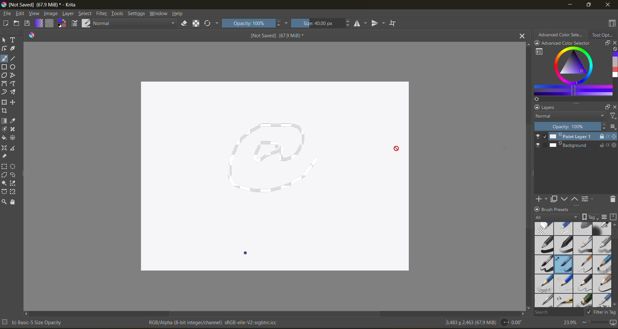 The height and width of the screenshot is (329, 618). I want to click on filter, so click(102, 14).